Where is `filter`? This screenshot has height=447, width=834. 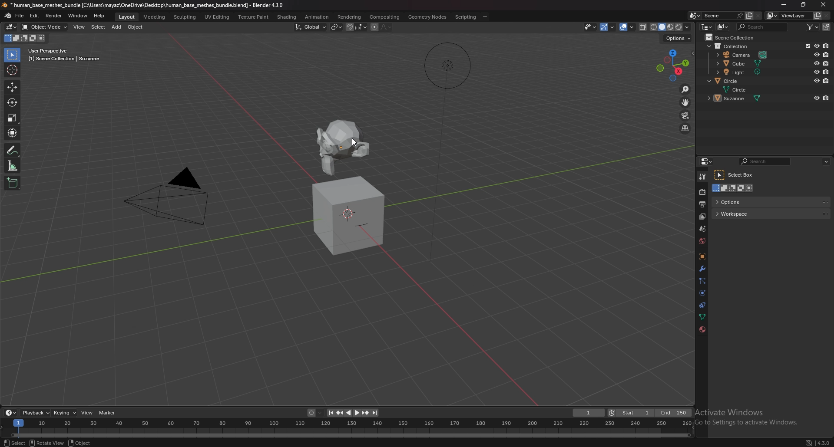 filter is located at coordinates (812, 27).